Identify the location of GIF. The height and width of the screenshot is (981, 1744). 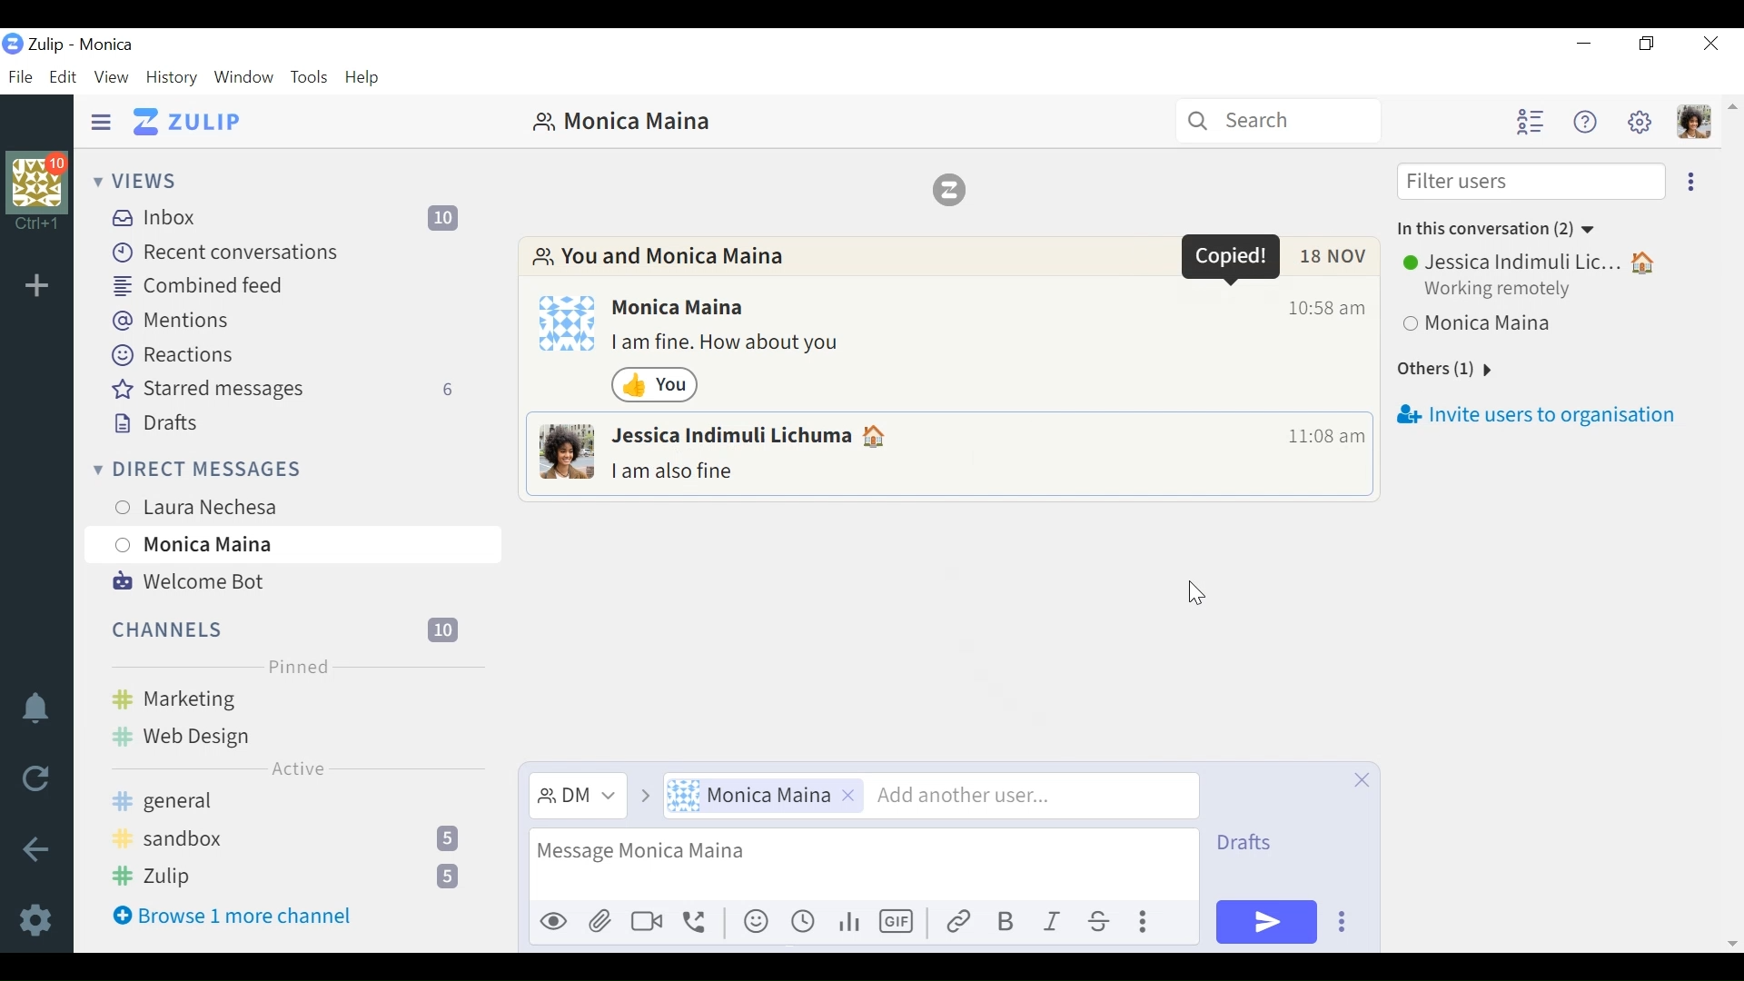
(898, 921).